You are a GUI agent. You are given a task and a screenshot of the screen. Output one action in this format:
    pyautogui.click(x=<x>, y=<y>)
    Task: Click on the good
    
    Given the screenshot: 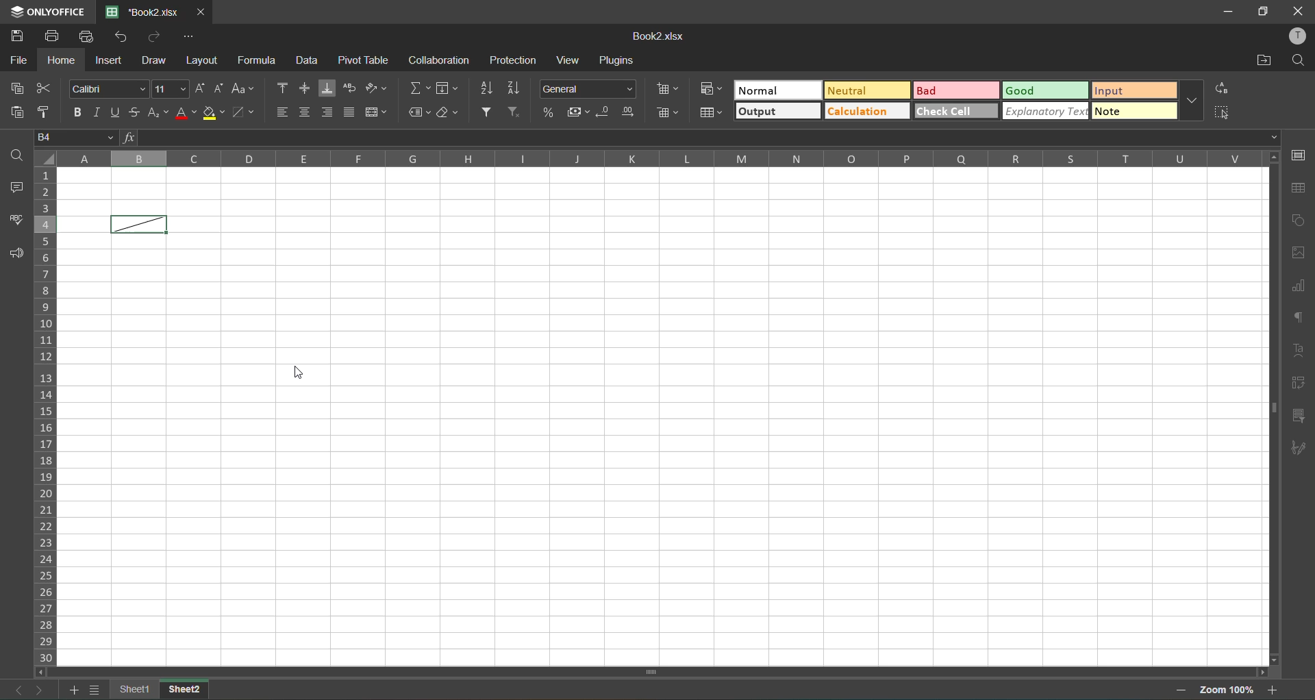 What is the action you would take?
    pyautogui.click(x=1044, y=92)
    